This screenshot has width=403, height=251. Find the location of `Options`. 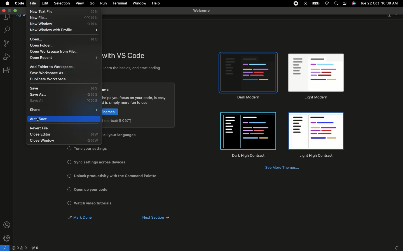

Options is located at coordinates (345, 4).